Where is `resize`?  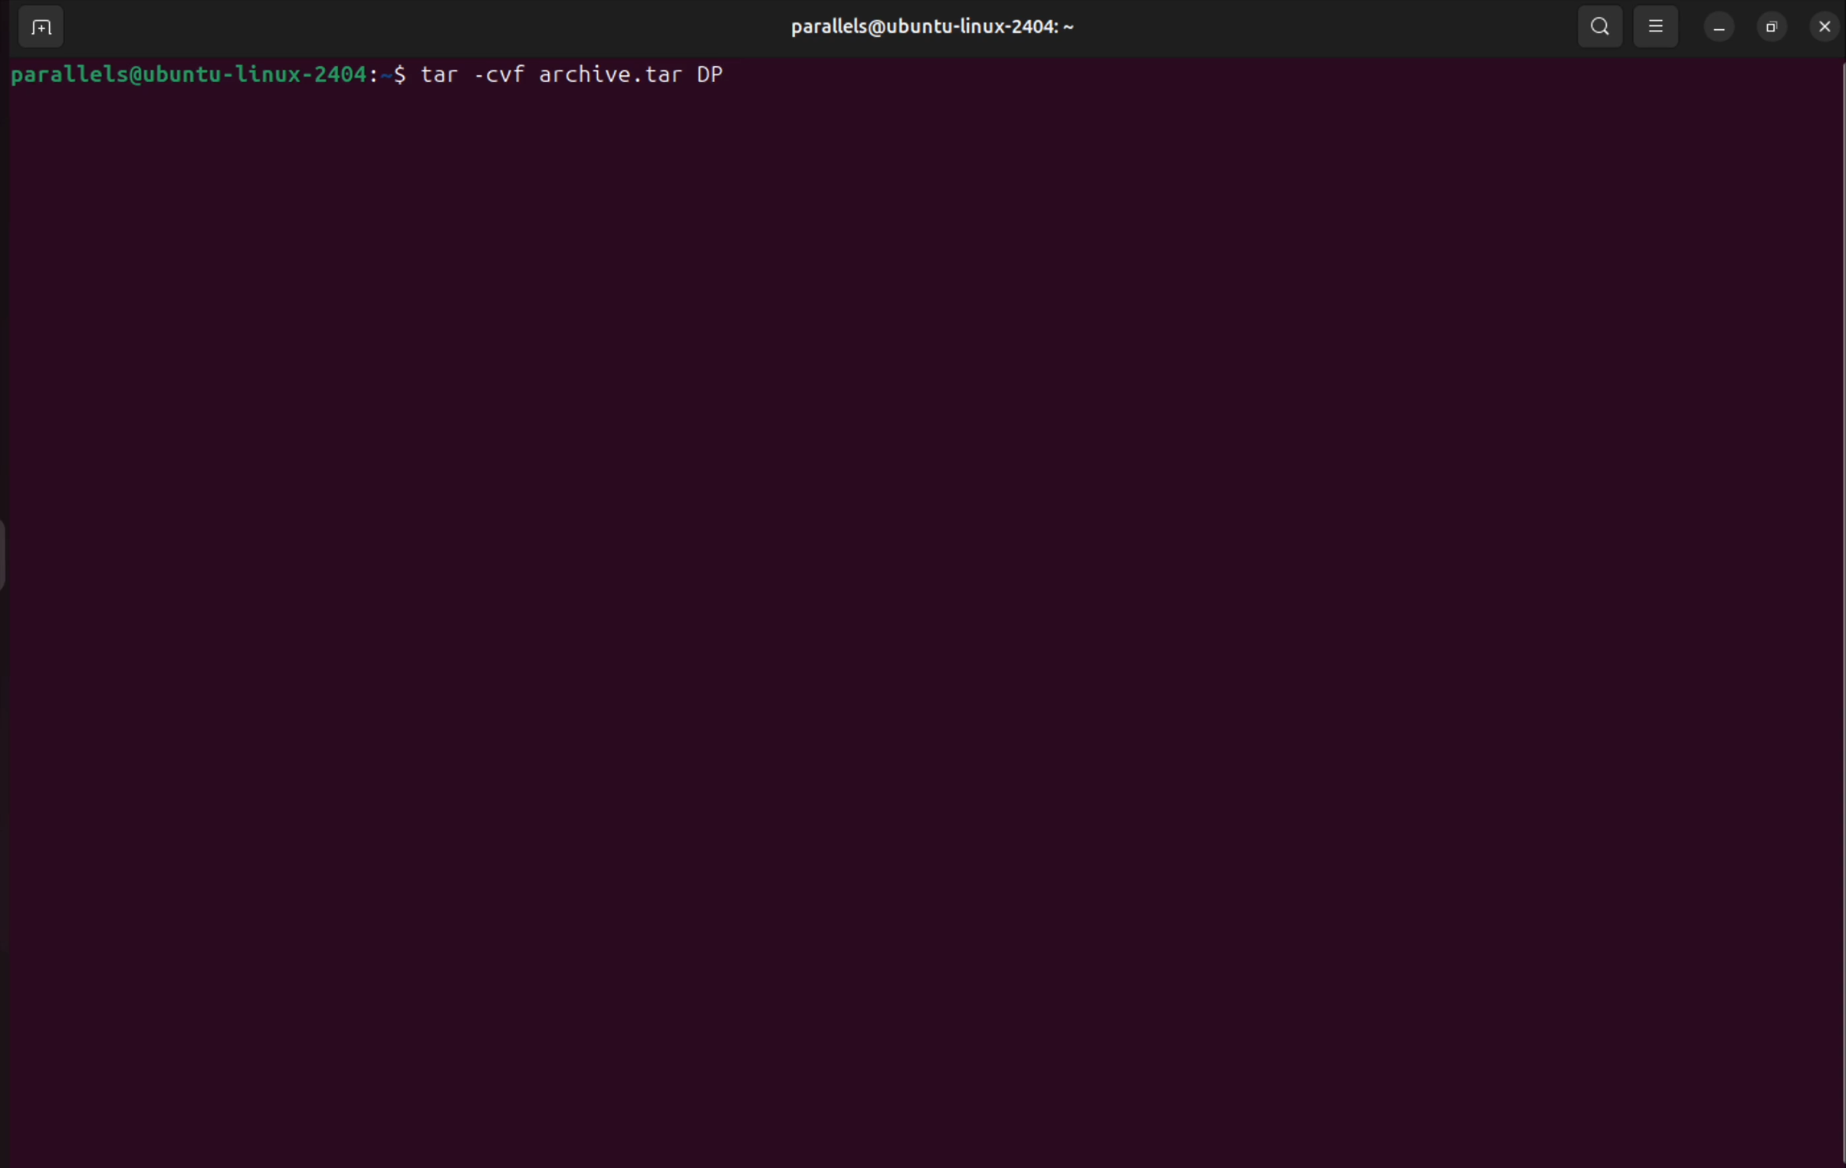
resize is located at coordinates (1774, 25).